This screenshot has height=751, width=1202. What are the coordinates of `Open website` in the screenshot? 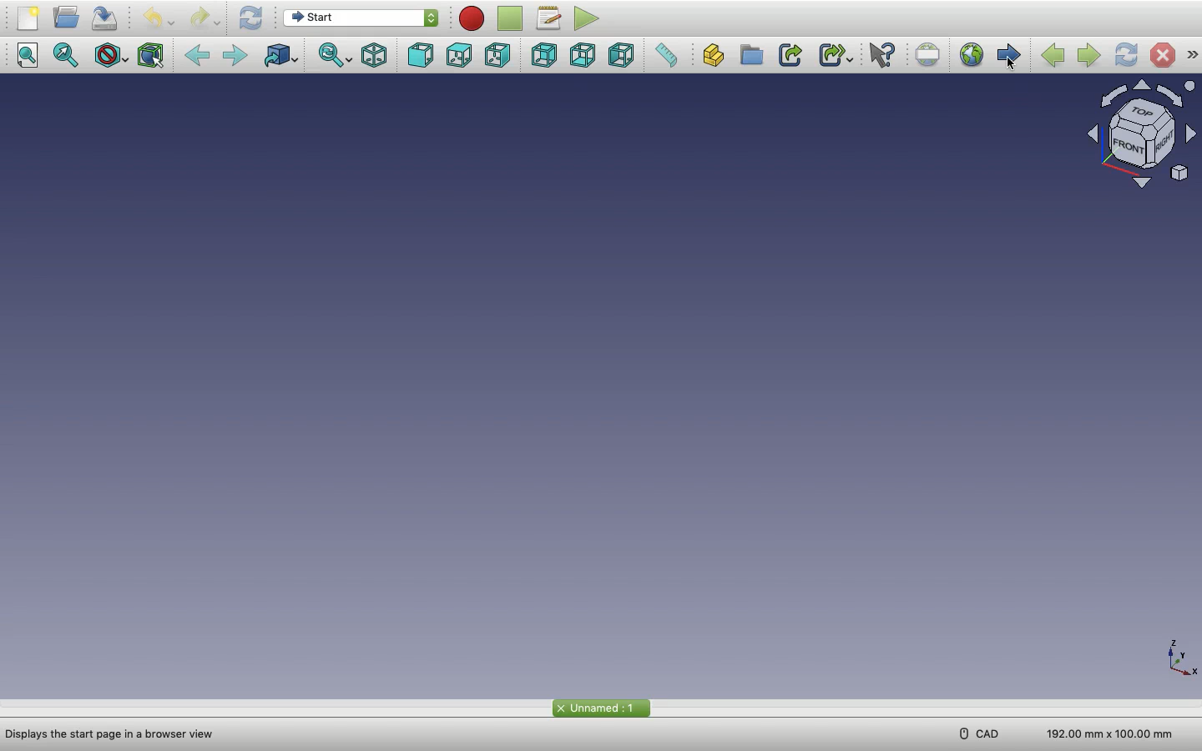 It's located at (971, 55).